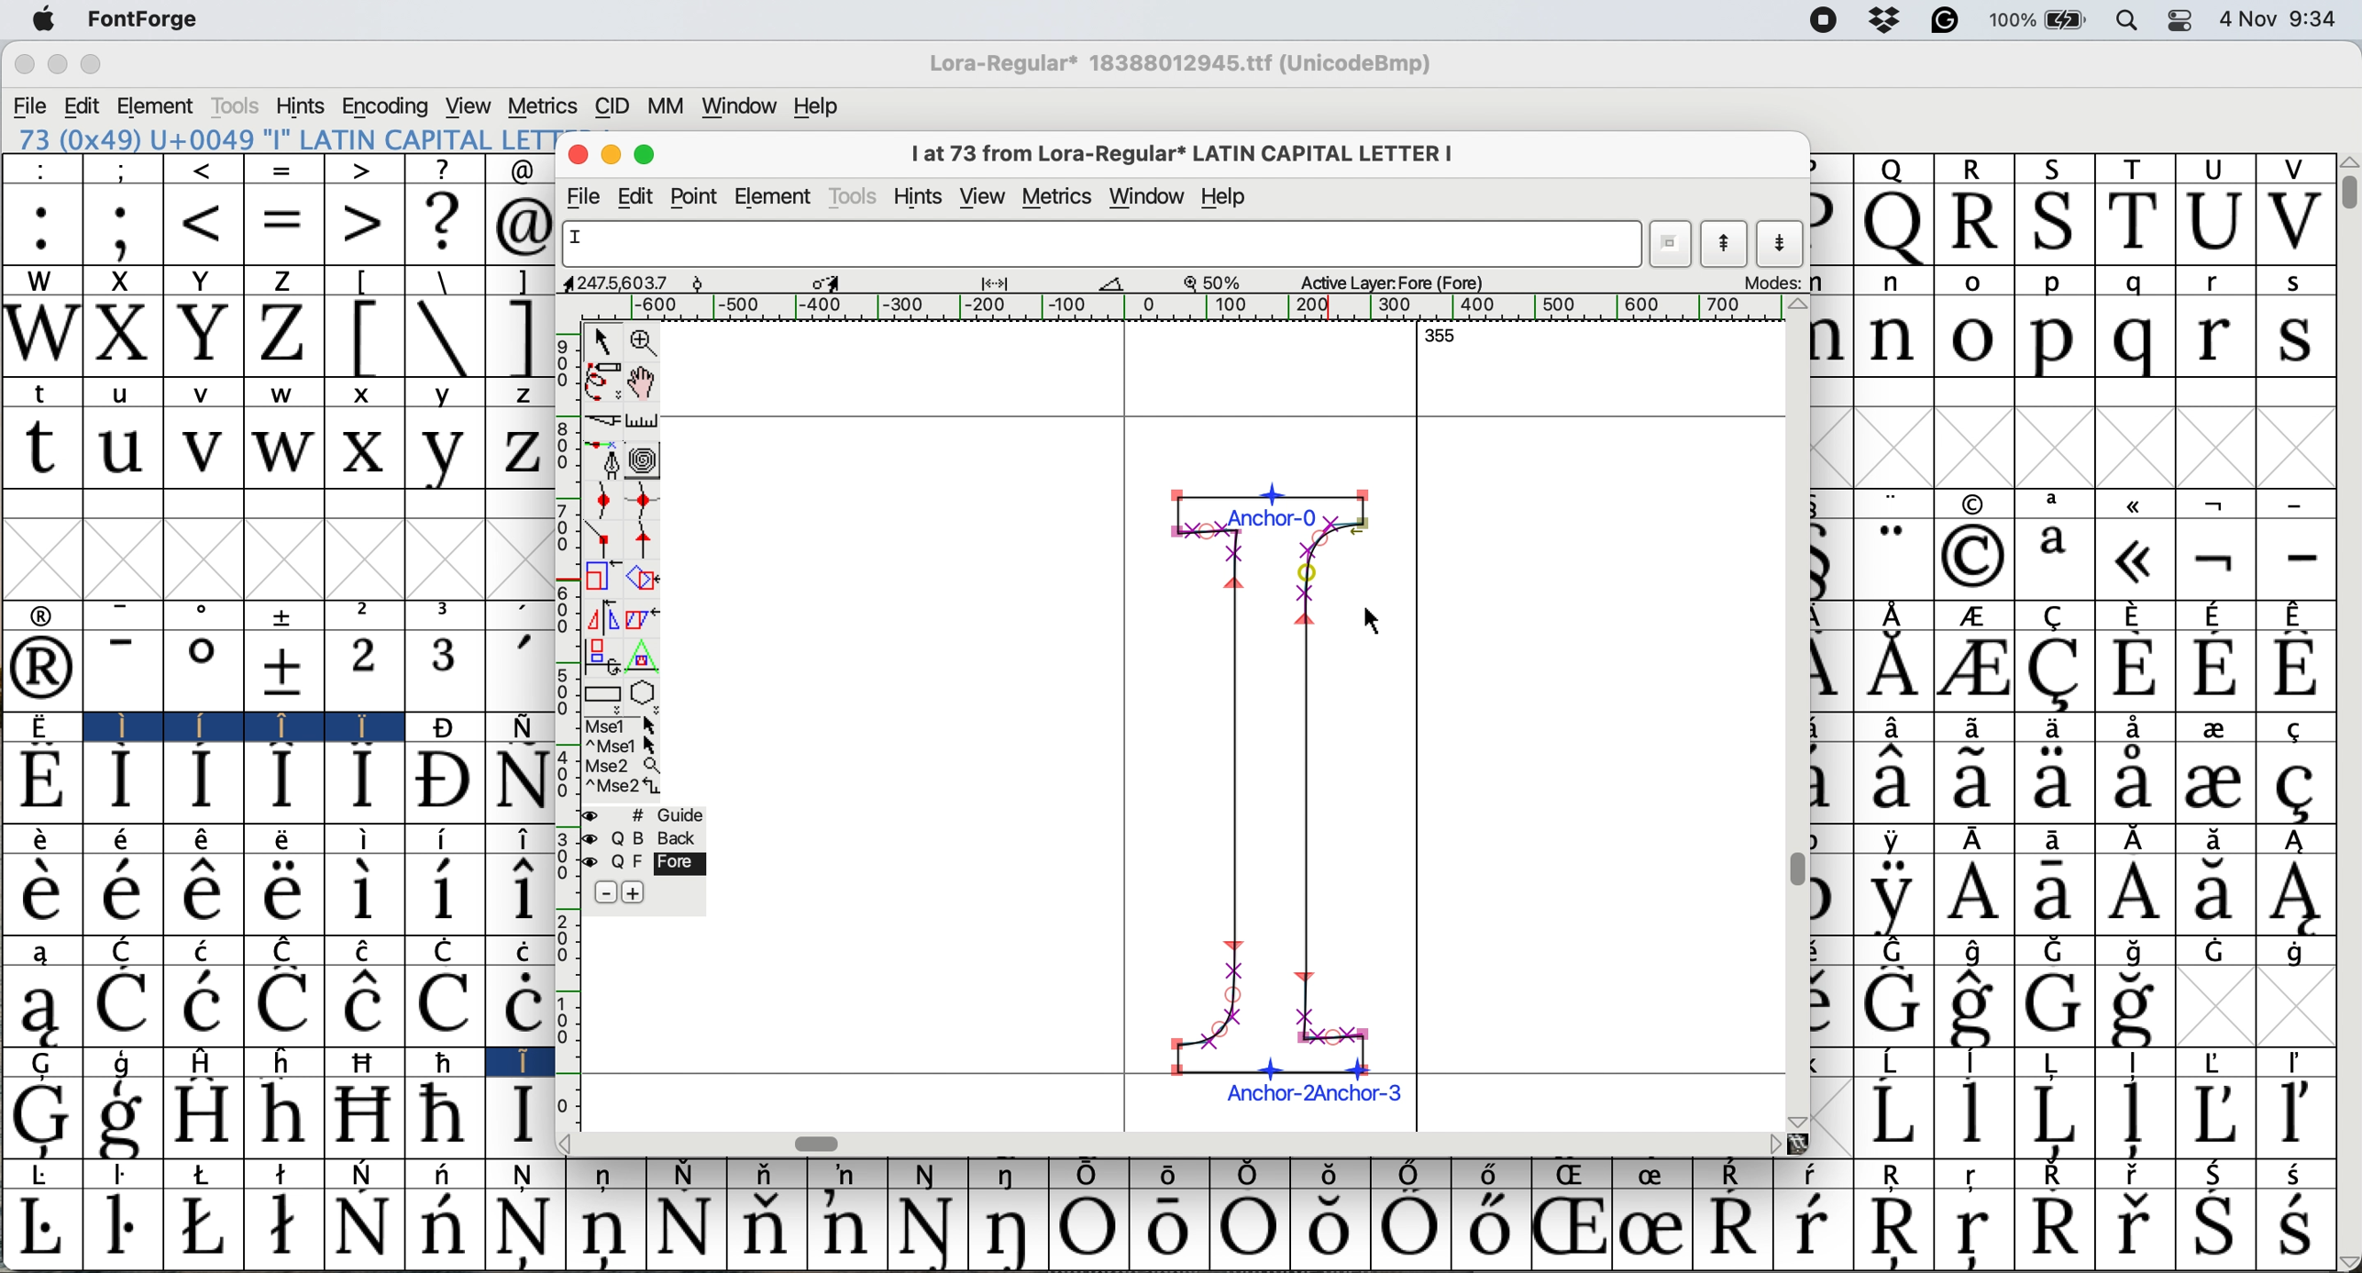 Image resolution: width=2362 pixels, height=1273 pixels. I want to click on Q, so click(1894, 227).